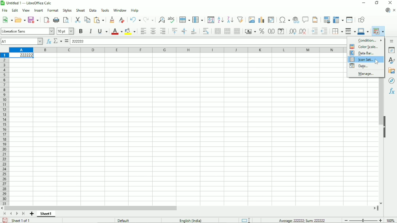 This screenshot has height=223, width=397. I want to click on Language, so click(191, 220).